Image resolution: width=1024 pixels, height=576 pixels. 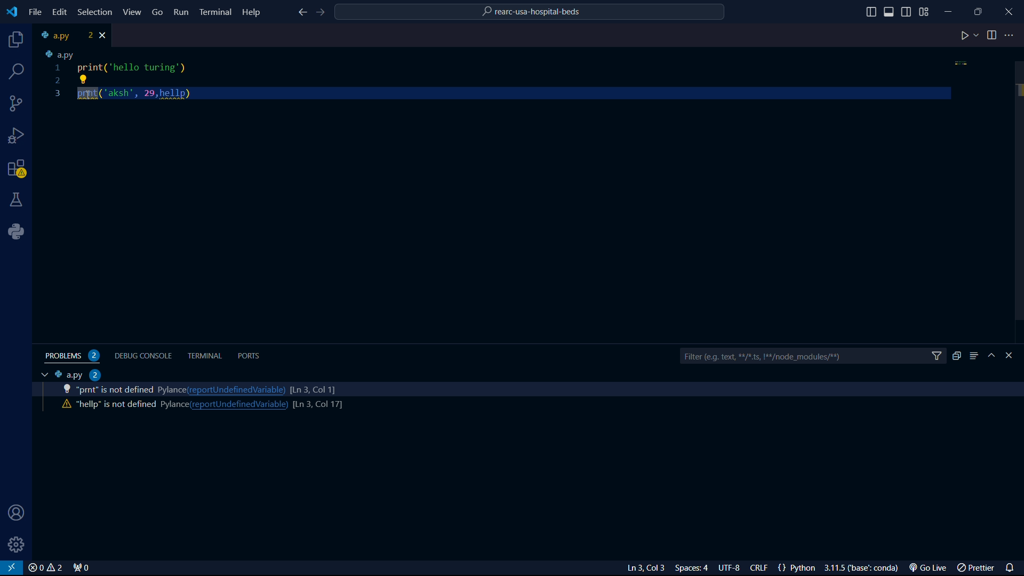 I want to click on tab, so click(x=65, y=35).